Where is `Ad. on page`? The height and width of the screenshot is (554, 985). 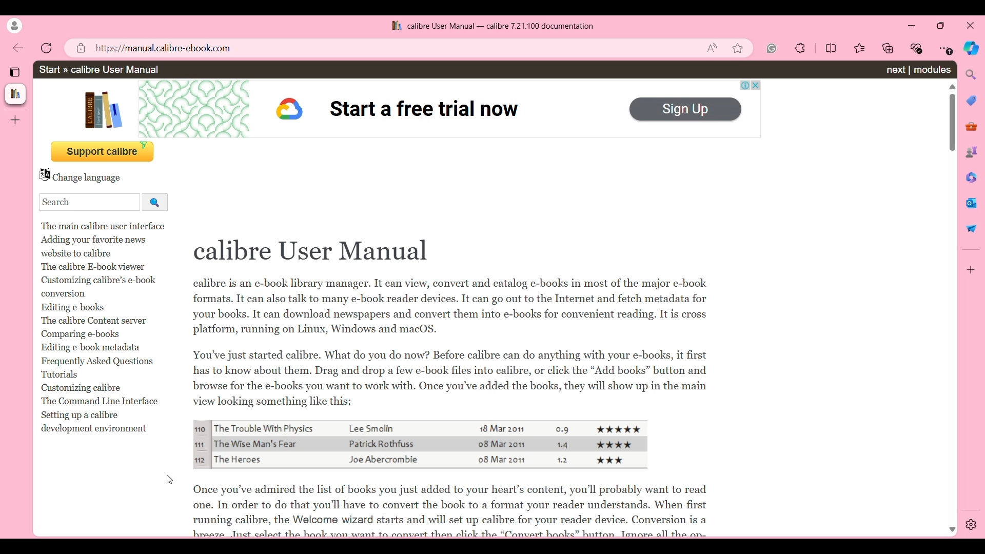 Ad. on page is located at coordinates (450, 108).